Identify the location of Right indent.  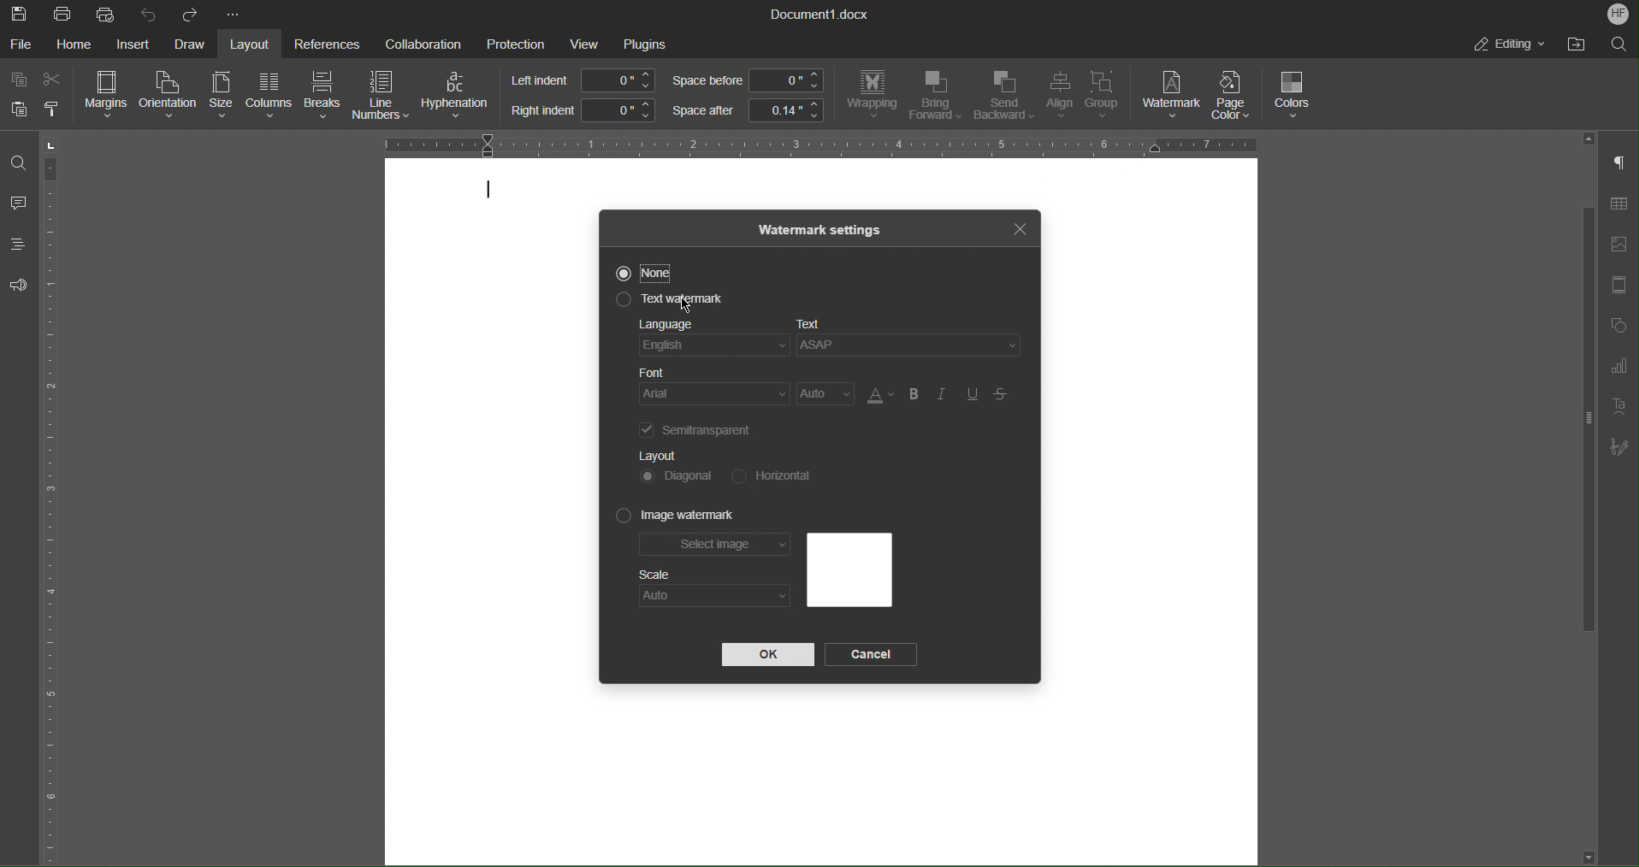
(582, 110).